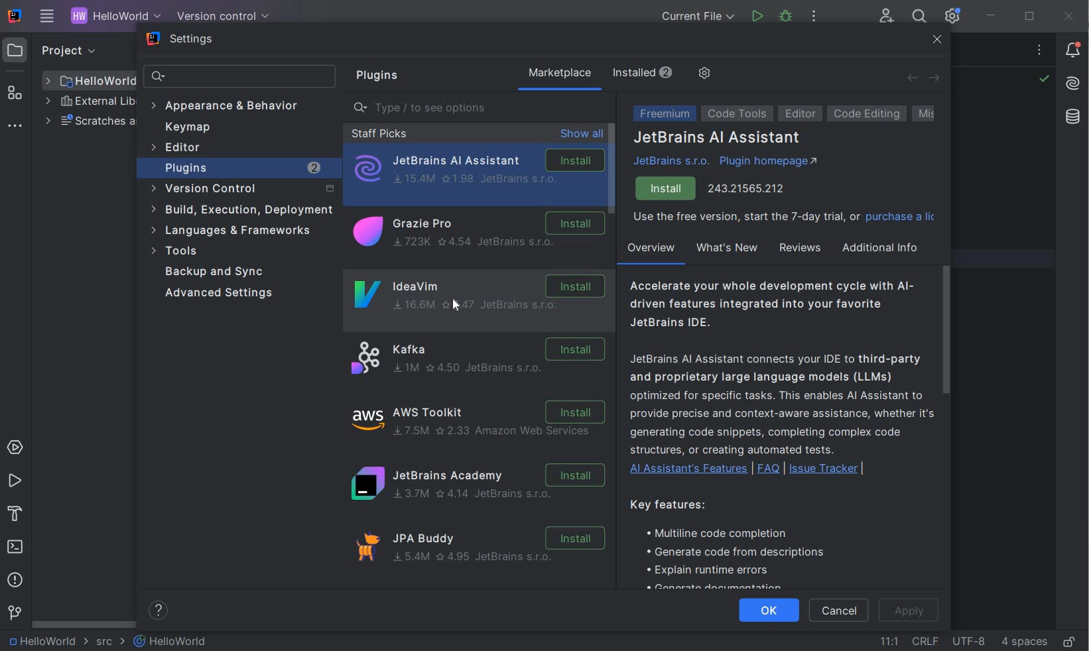 This screenshot has width=1089, height=651. Describe the element at coordinates (220, 16) in the screenshot. I see `VERSION CONTROL` at that location.